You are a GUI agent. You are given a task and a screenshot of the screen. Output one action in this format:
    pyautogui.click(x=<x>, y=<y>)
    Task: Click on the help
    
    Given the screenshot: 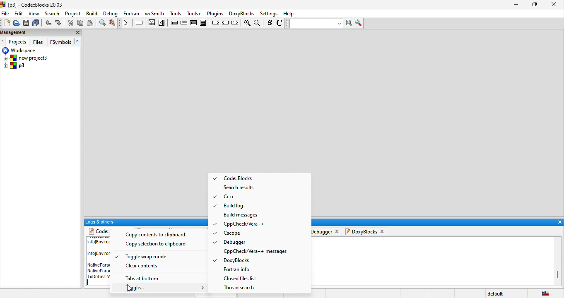 What is the action you would take?
    pyautogui.click(x=290, y=14)
    